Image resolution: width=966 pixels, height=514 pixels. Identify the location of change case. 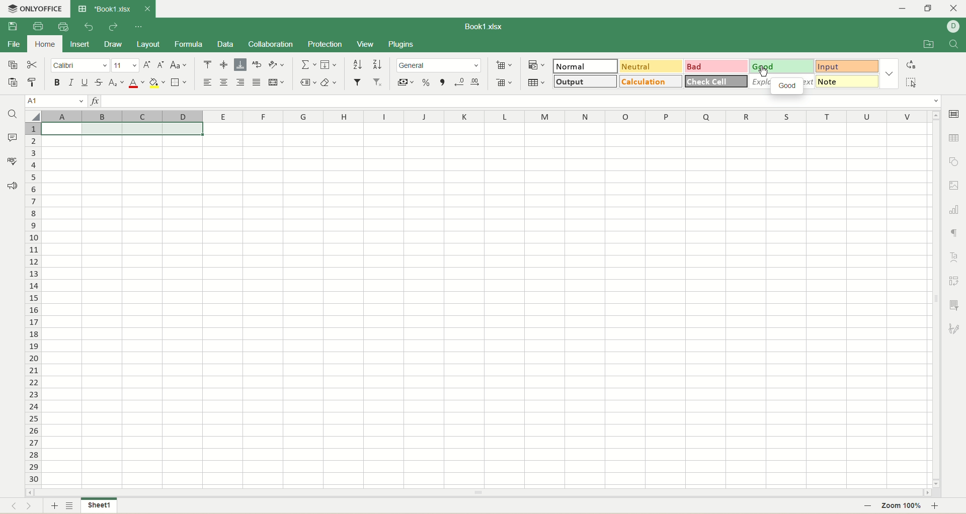
(179, 65).